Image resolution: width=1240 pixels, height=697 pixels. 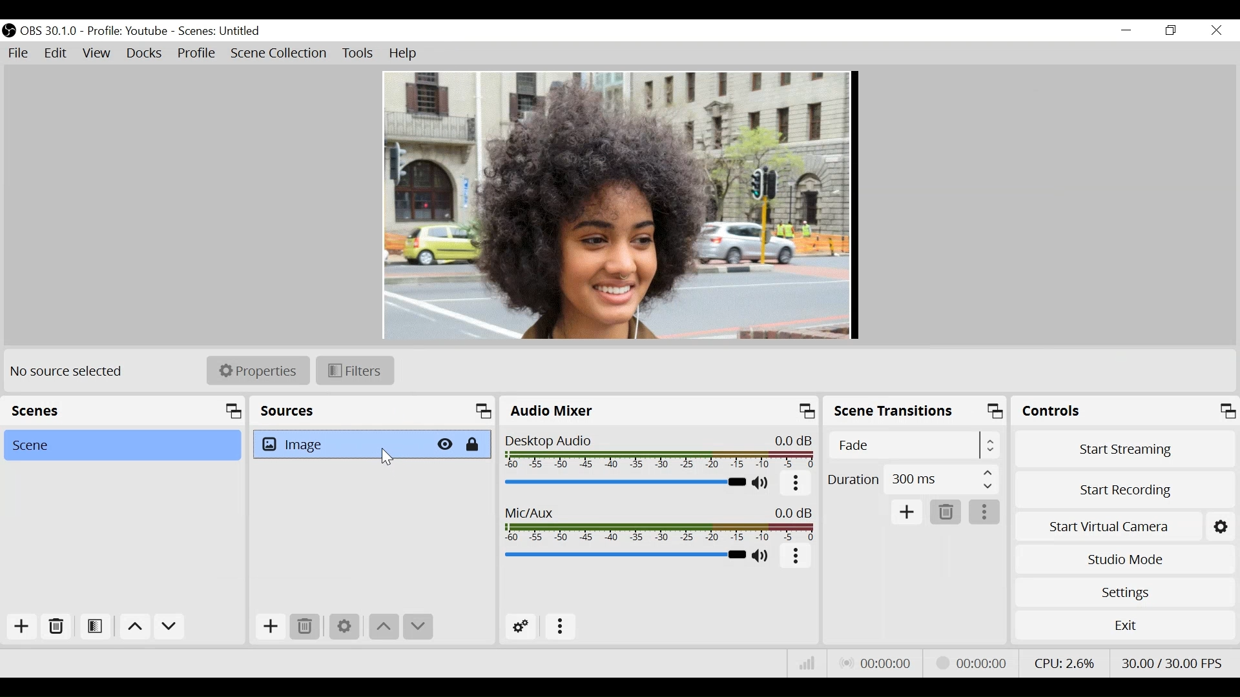 What do you see at coordinates (447, 445) in the screenshot?
I see `Hide` at bounding box center [447, 445].